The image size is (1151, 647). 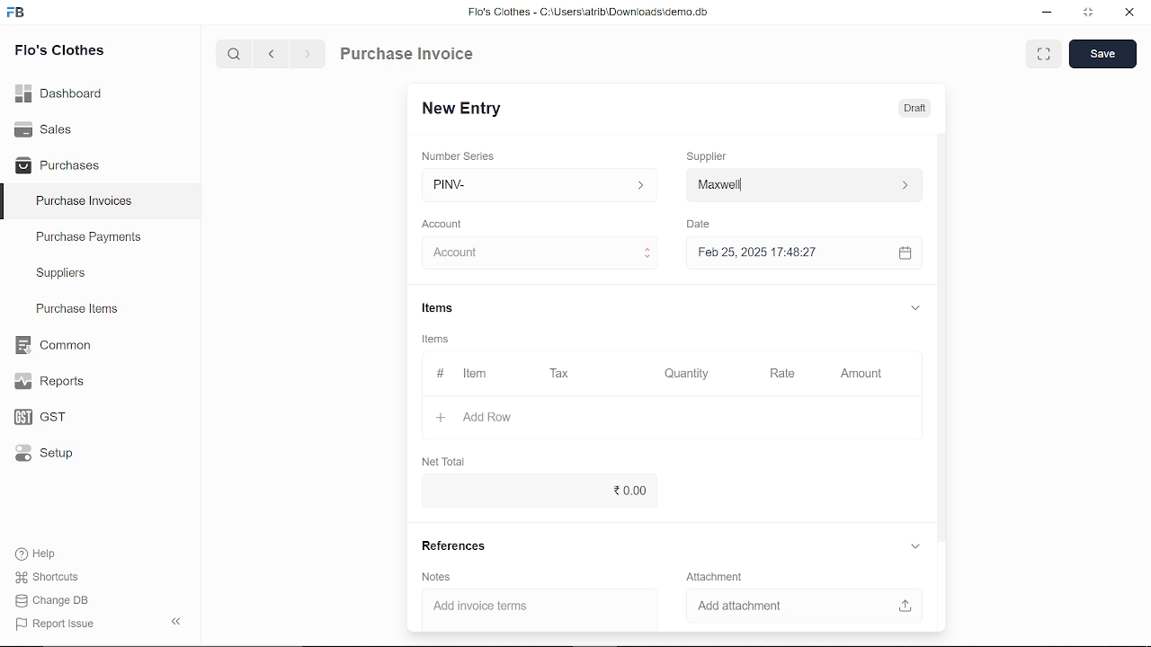 What do you see at coordinates (703, 225) in the screenshot?
I see `Date` at bounding box center [703, 225].